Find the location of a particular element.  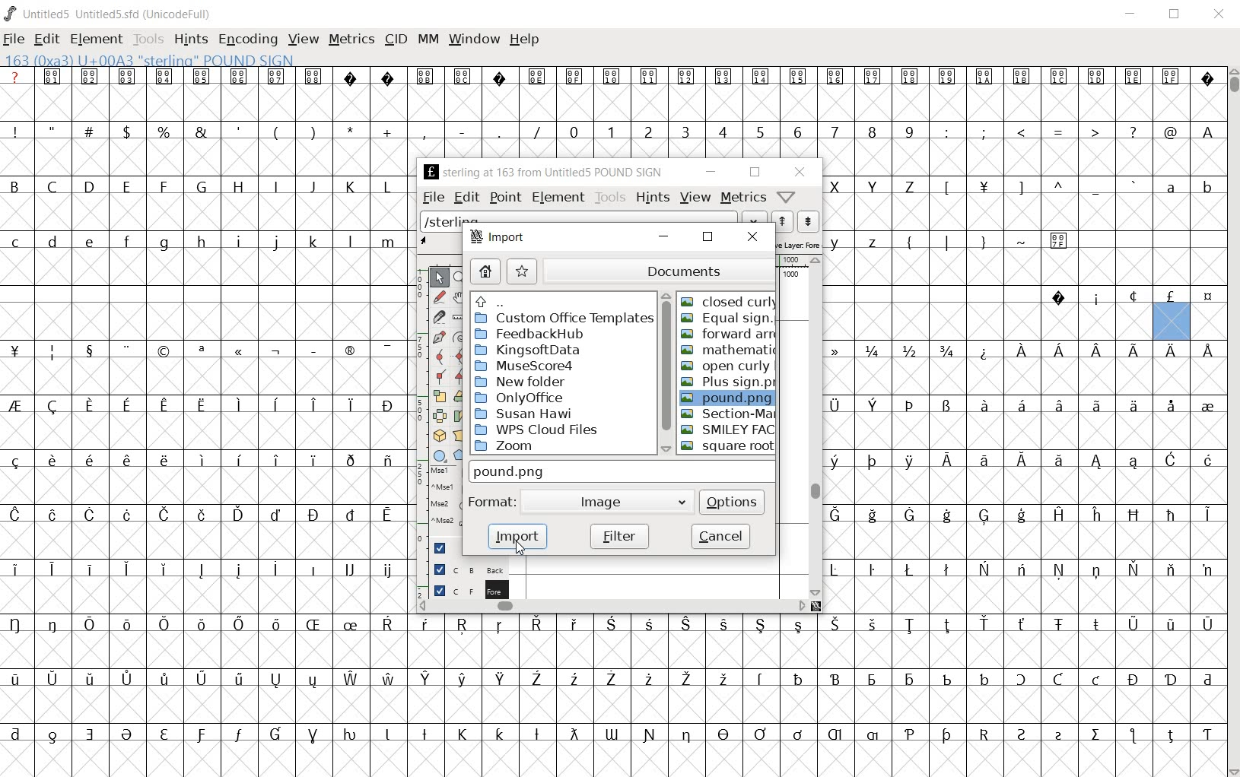

Symbol is located at coordinates (945, 736).